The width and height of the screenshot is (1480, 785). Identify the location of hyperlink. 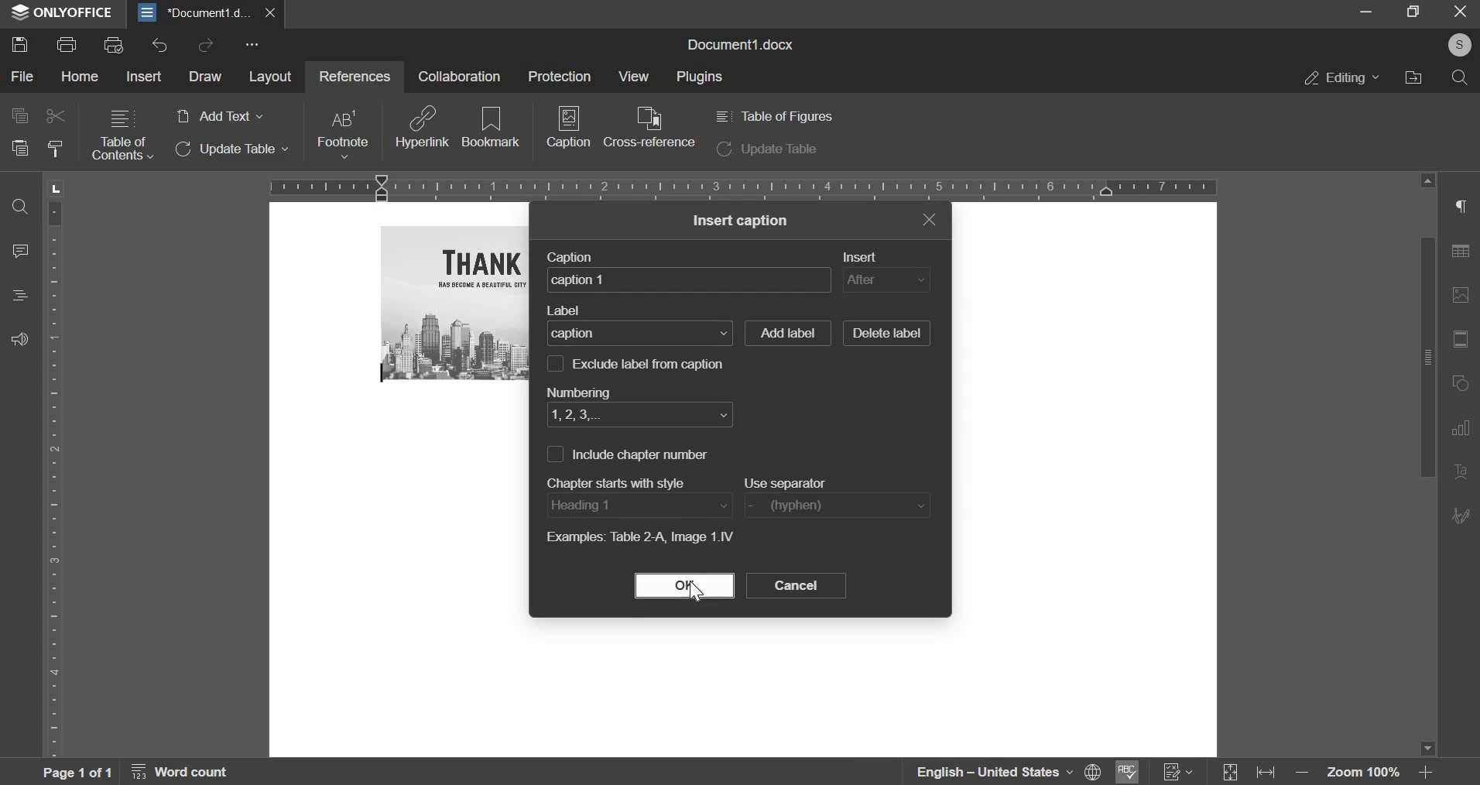
(423, 126).